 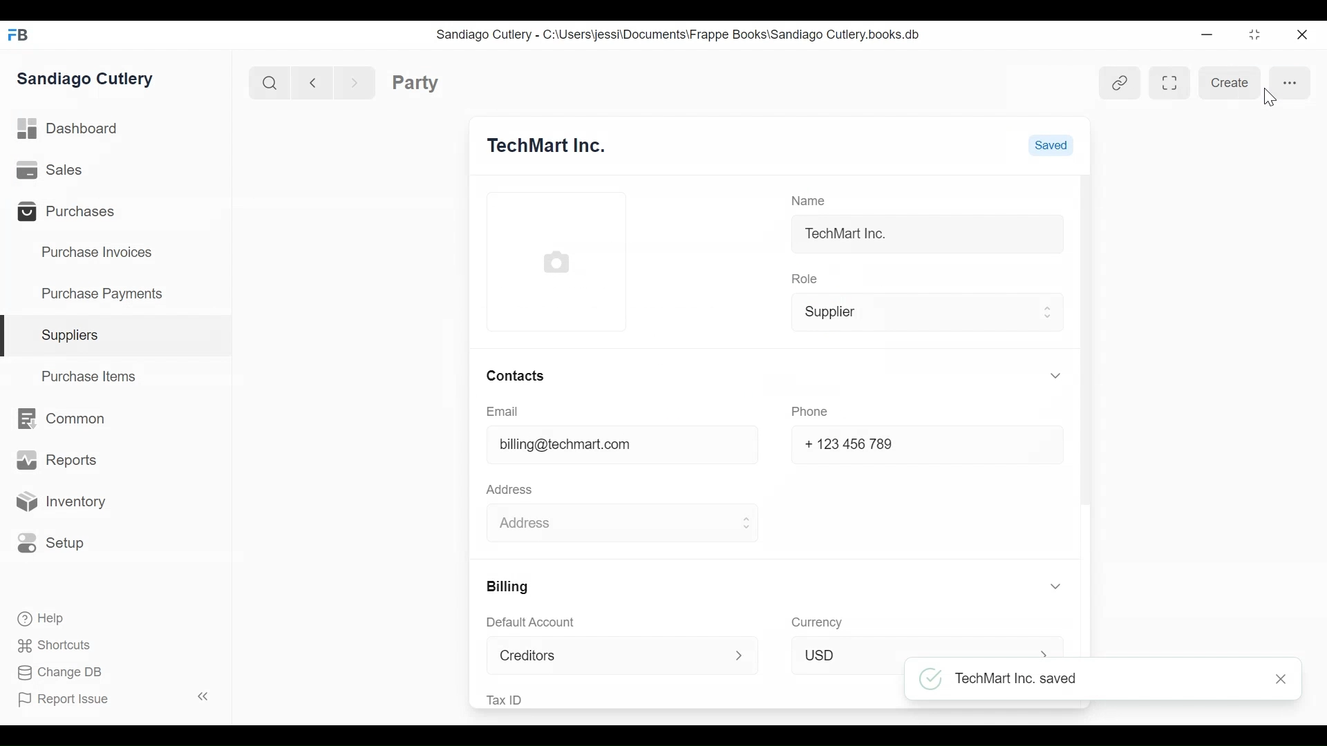 I want to click on  Help, so click(x=46, y=618).